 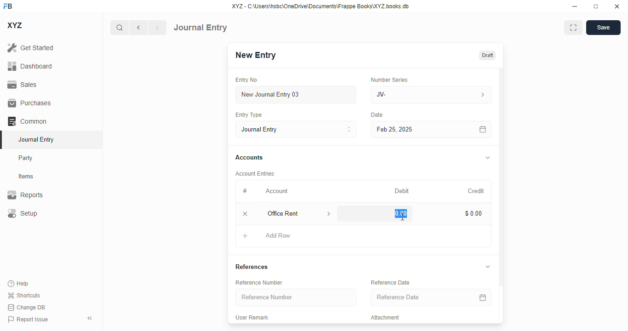 I want to click on office rent, so click(x=290, y=213).